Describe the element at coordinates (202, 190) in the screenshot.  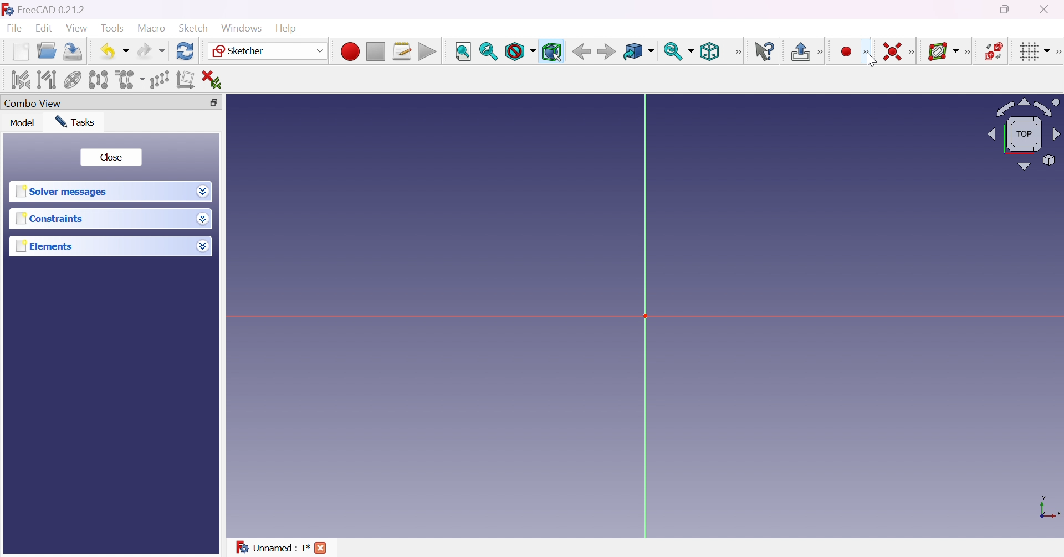
I see `Drop down` at that location.